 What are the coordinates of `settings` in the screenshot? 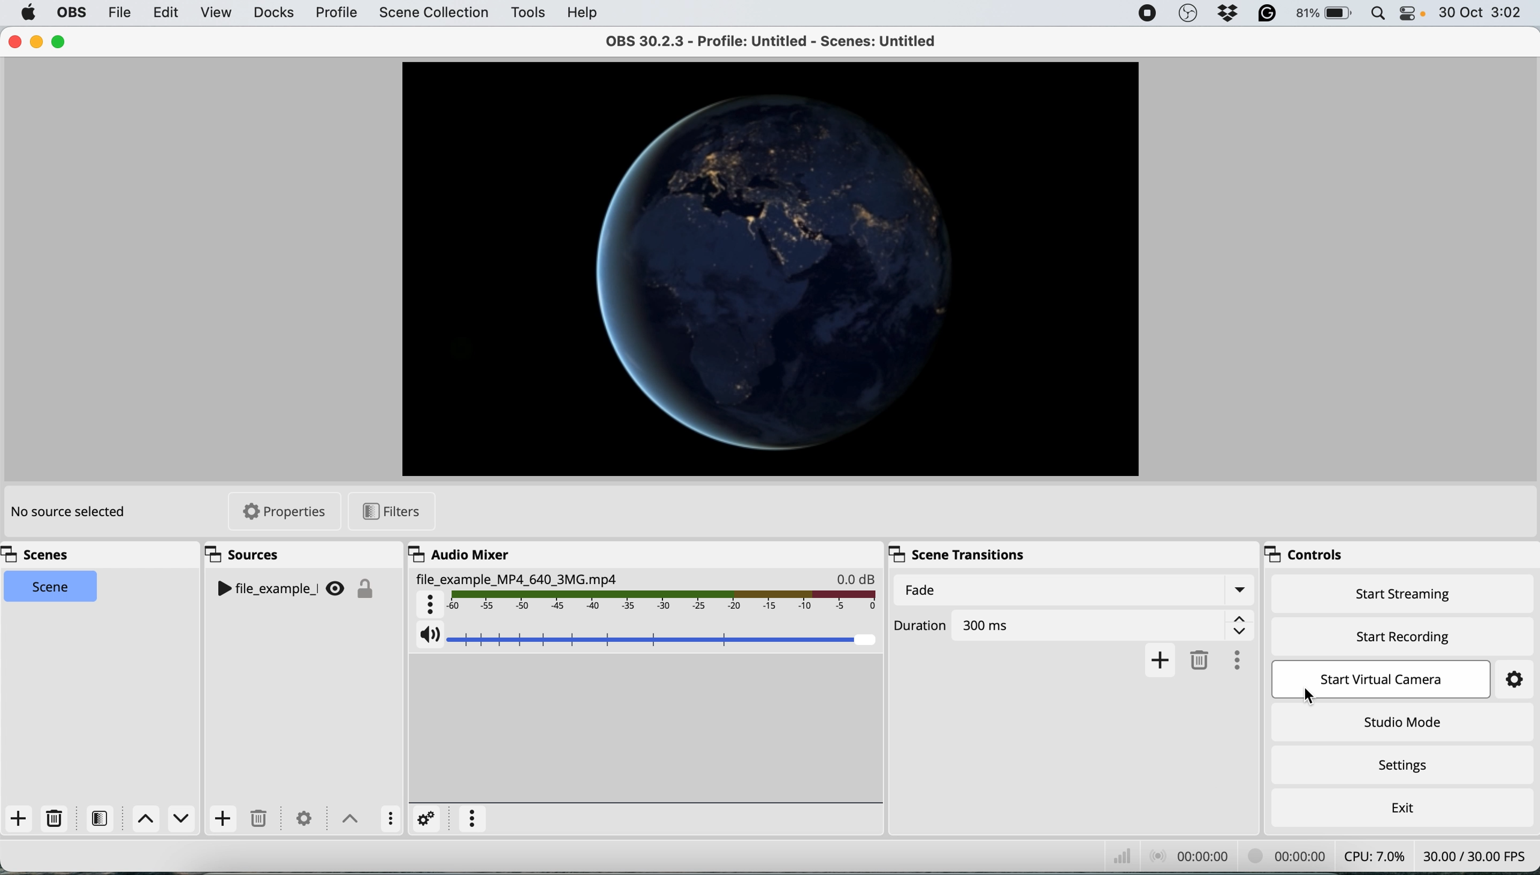 It's located at (307, 817).